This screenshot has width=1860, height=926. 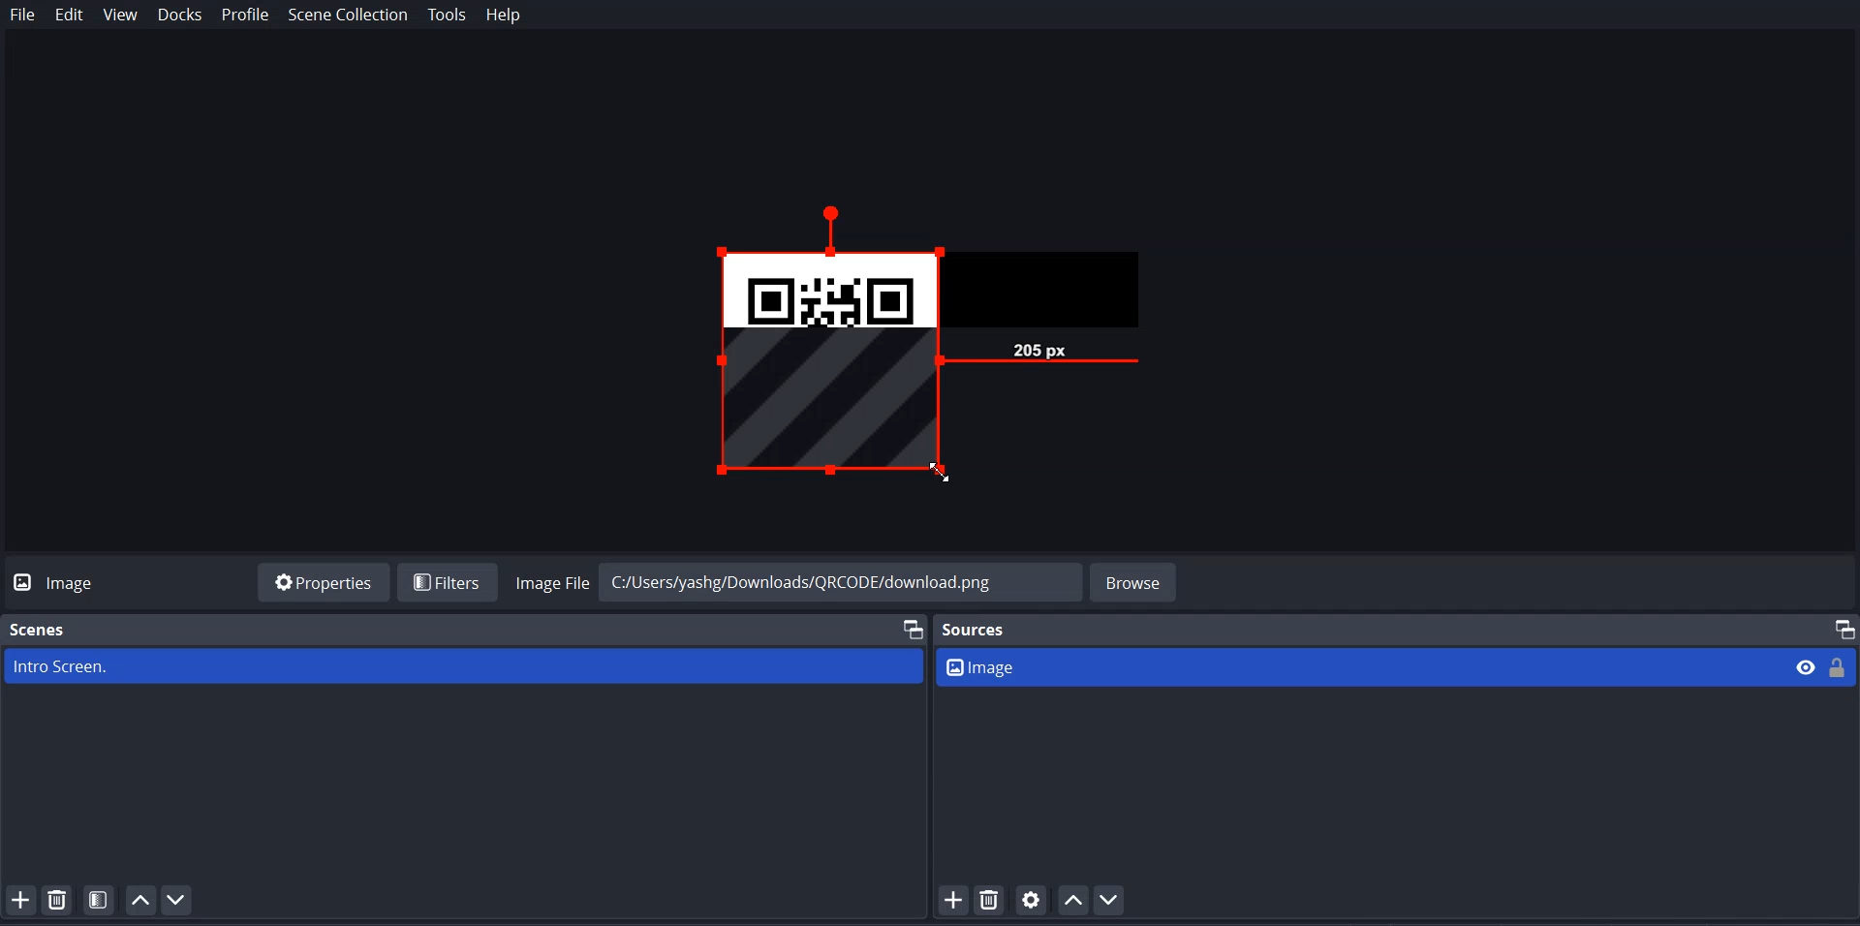 What do you see at coordinates (1033, 900) in the screenshot?
I see `Open Source Properties` at bounding box center [1033, 900].